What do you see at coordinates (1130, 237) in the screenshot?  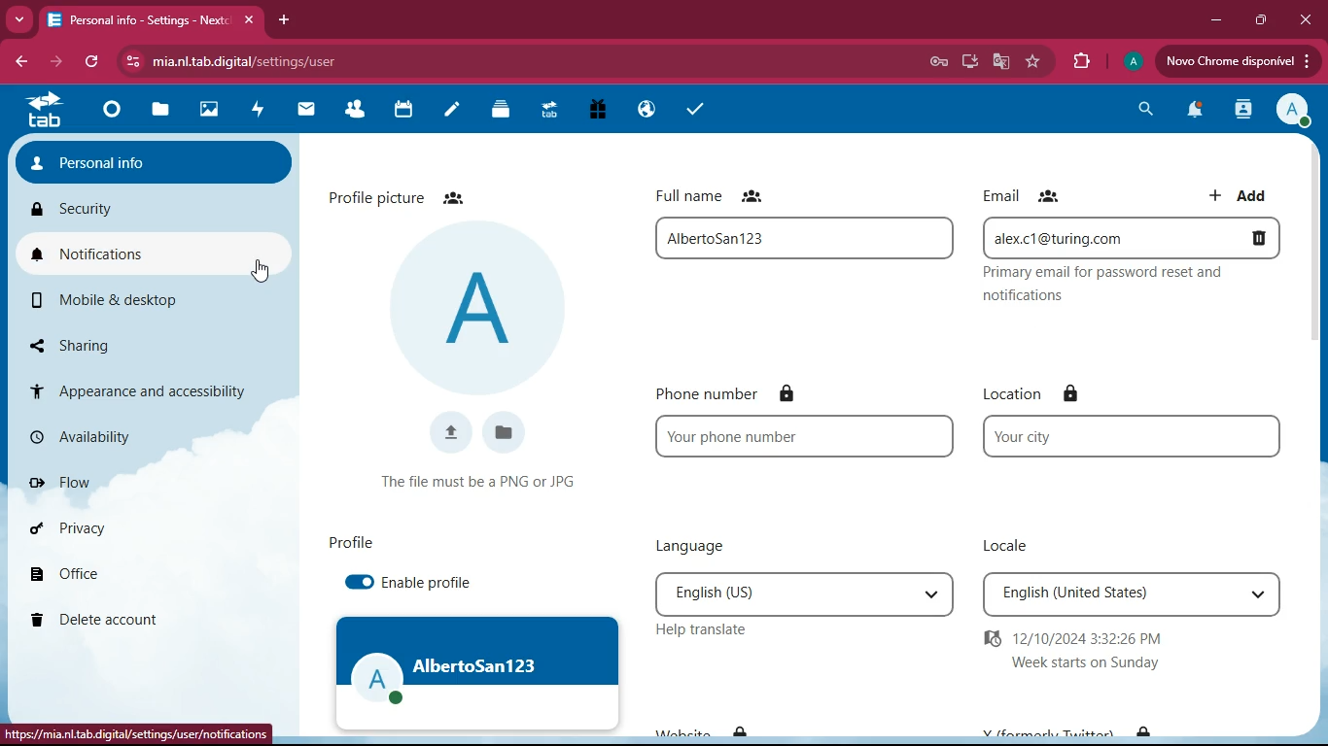 I see `email` at bounding box center [1130, 237].